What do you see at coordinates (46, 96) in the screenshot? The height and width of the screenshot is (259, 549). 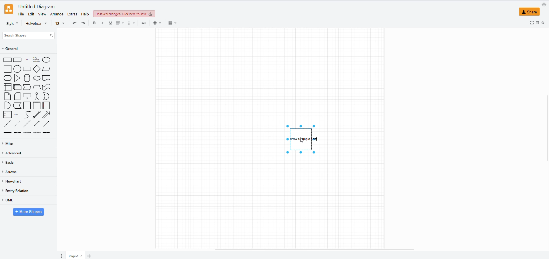 I see `Or` at bounding box center [46, 96].